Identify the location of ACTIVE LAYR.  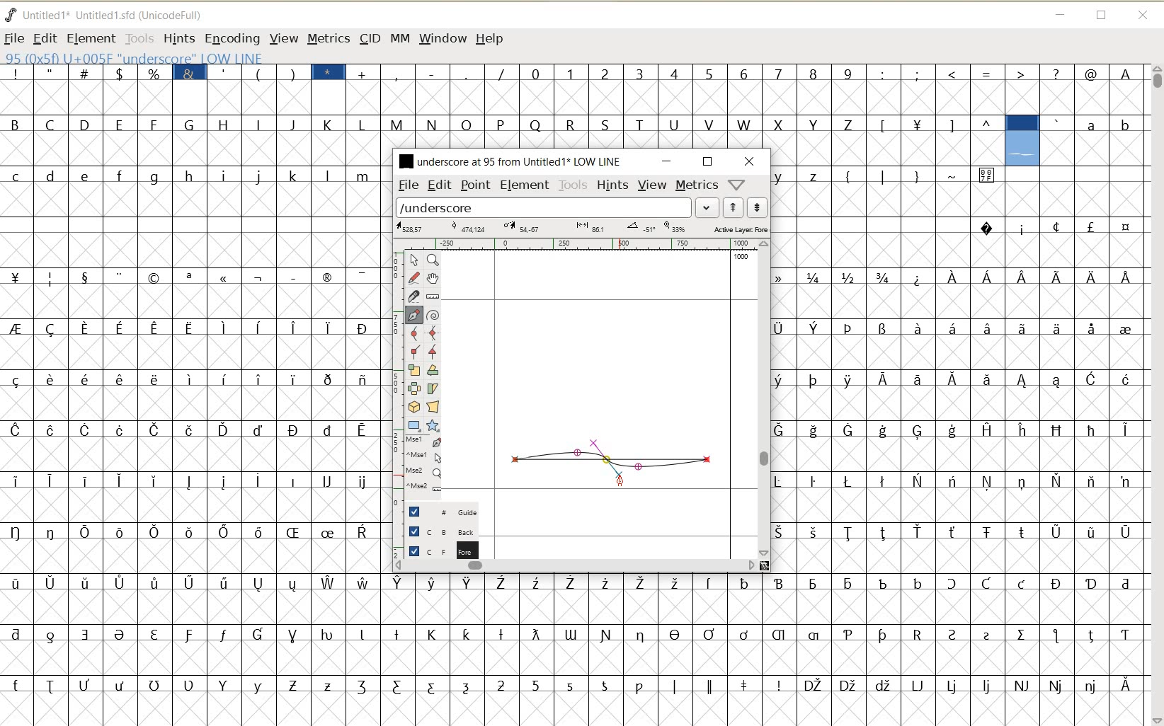
(582, 228).